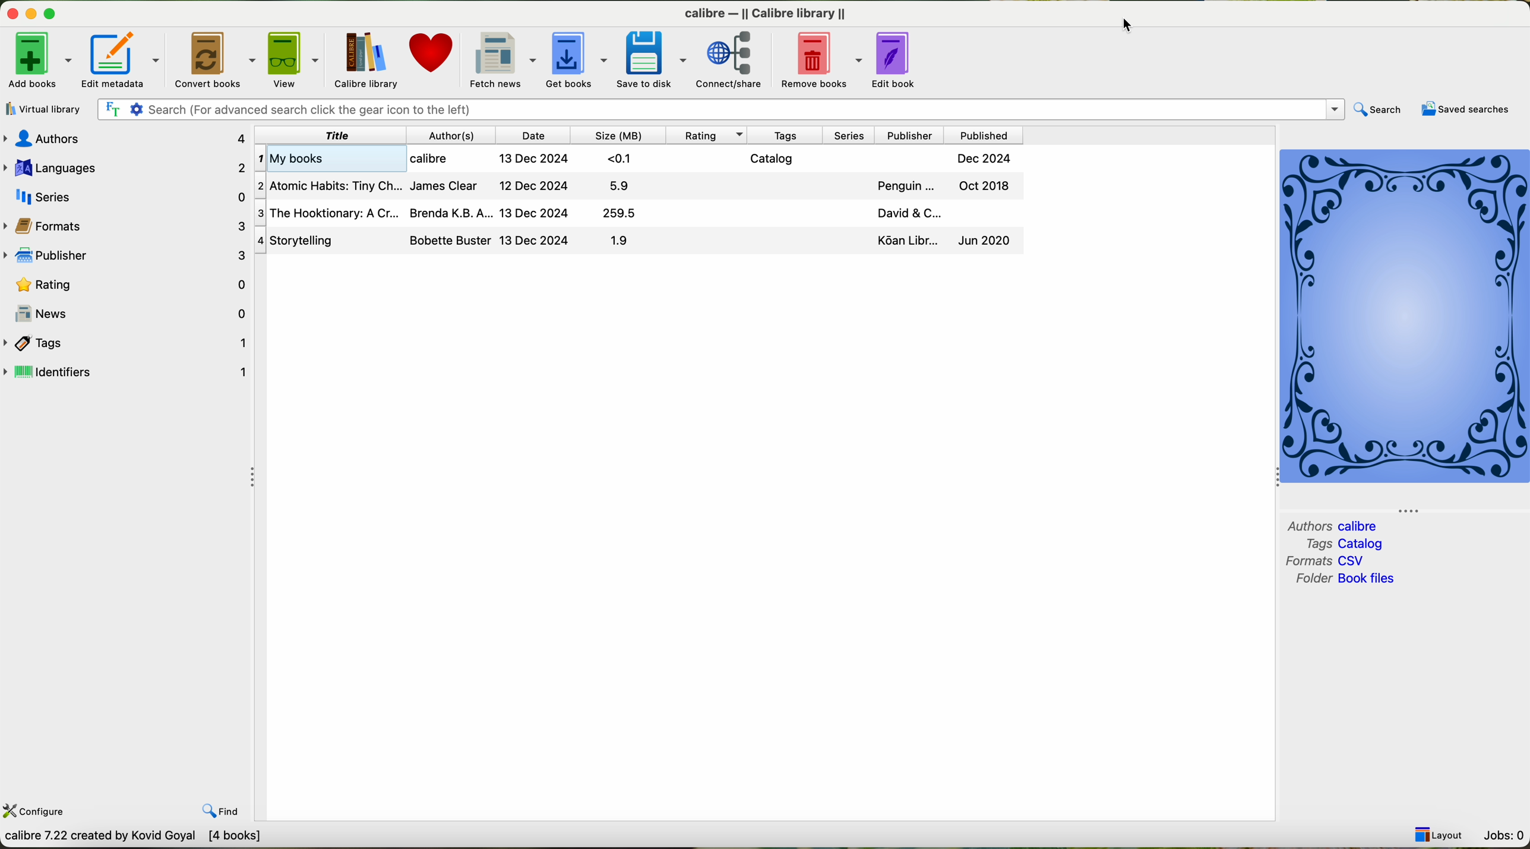 The width and height of the screenshot is (1530, 849). Describe the element at coordinates (640, 159) in the screenshot. I see `my books catalog` at that location.